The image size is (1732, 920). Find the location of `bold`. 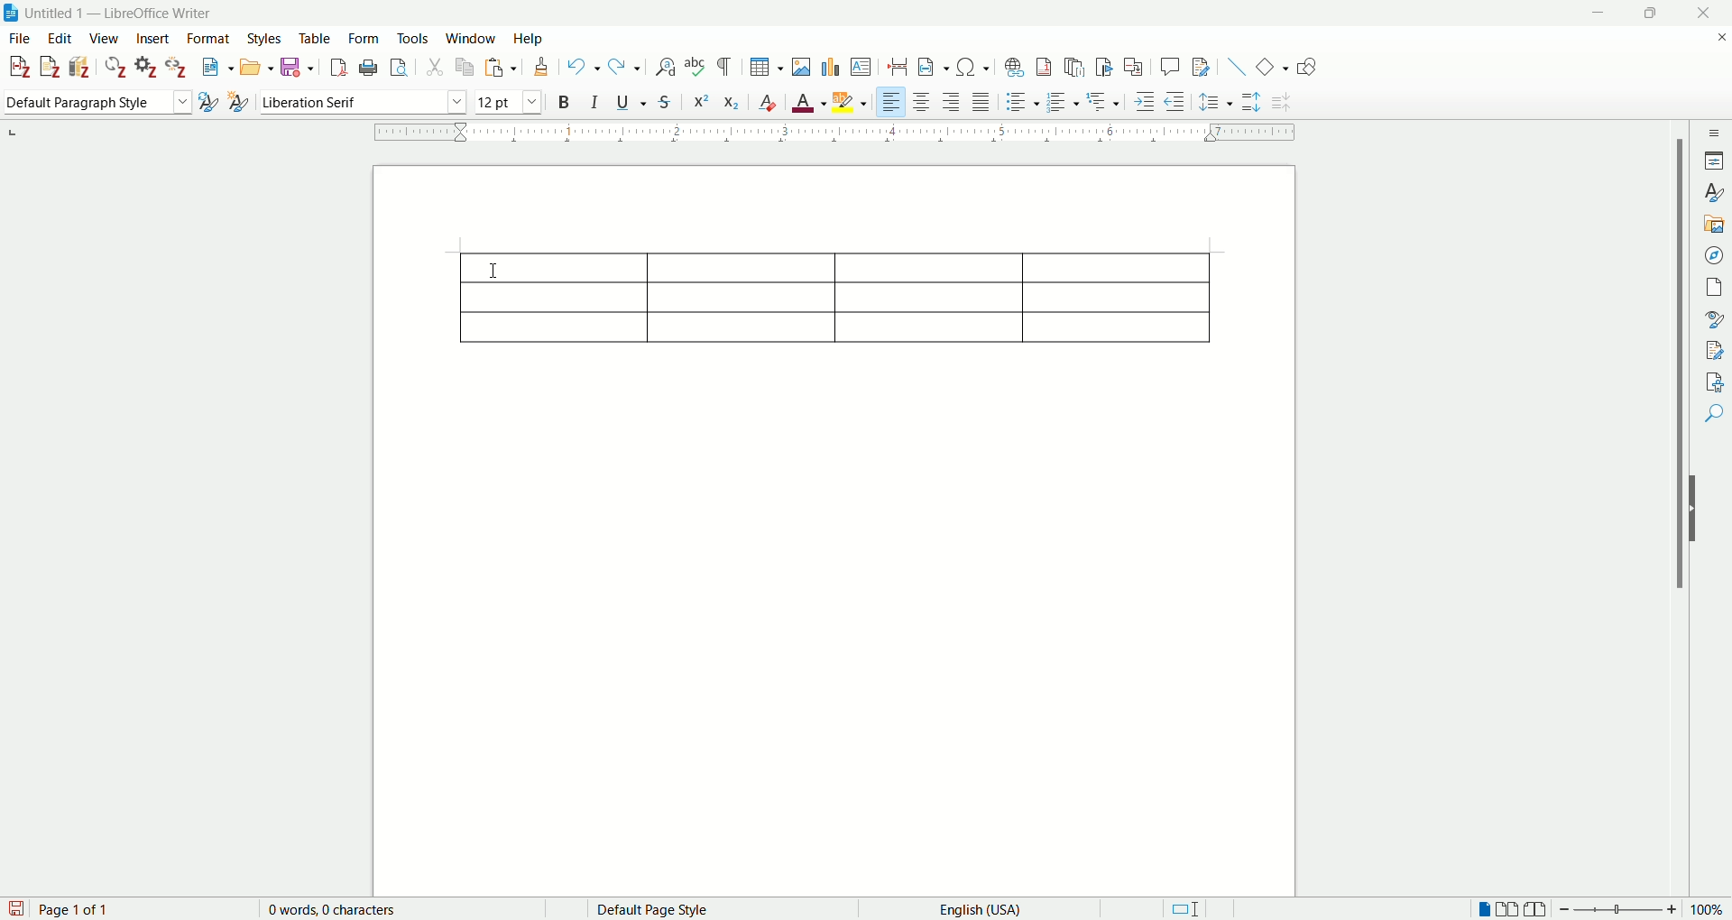

bold is located at coordinates (564, 102).